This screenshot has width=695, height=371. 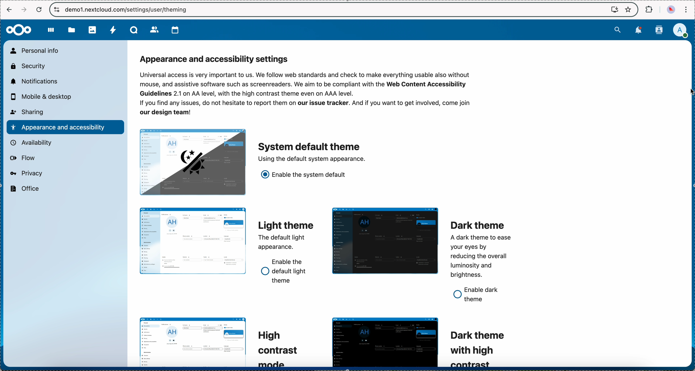 What do you see at coordinates (307, 95) in the screenshot?
I see `description` at bounding box center [307, 95].